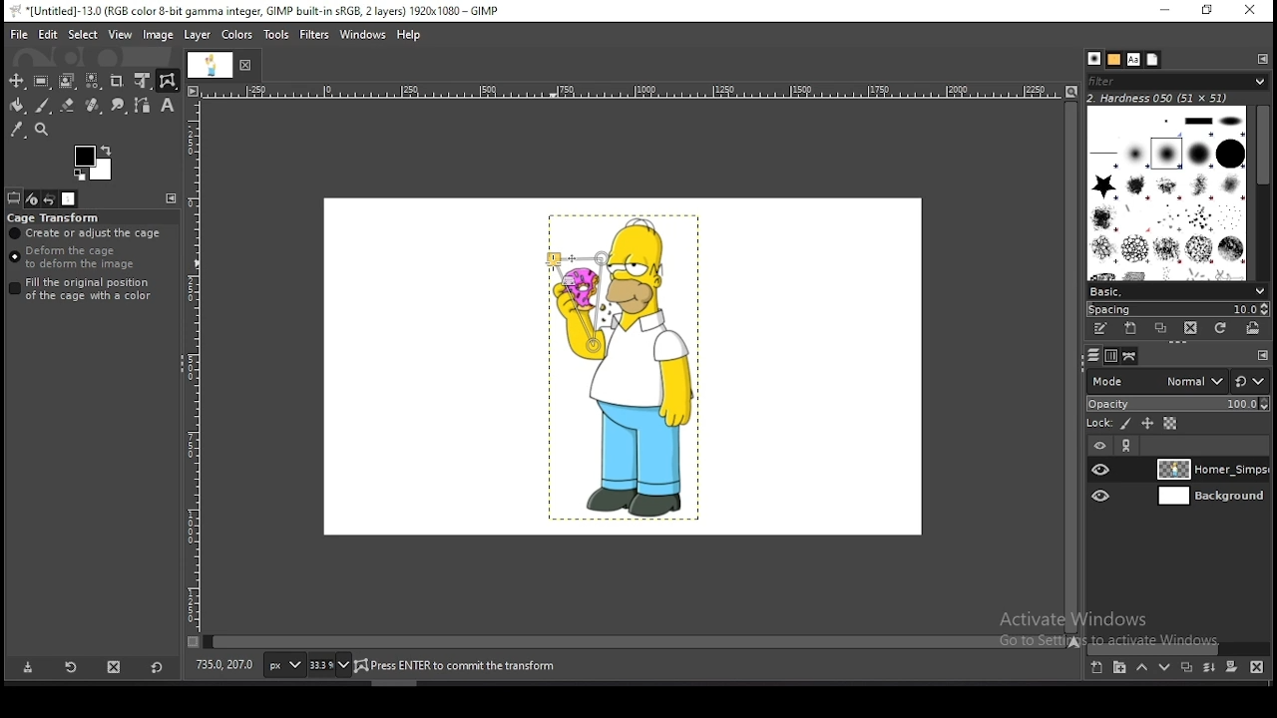  Describe the element at coordinates (1178, 289) in the screenshot. I see `brush presets` at that location.